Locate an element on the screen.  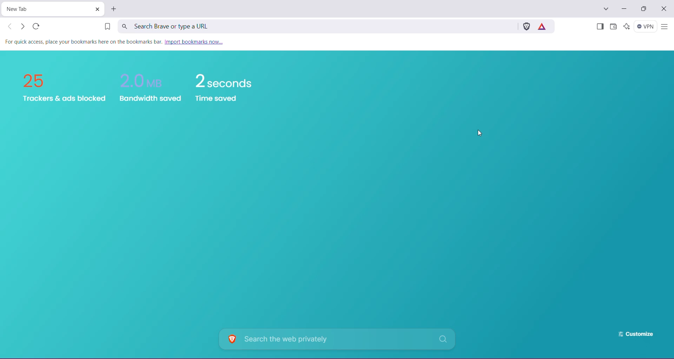
Customize and control Brave is located at coordinates (664, 27).